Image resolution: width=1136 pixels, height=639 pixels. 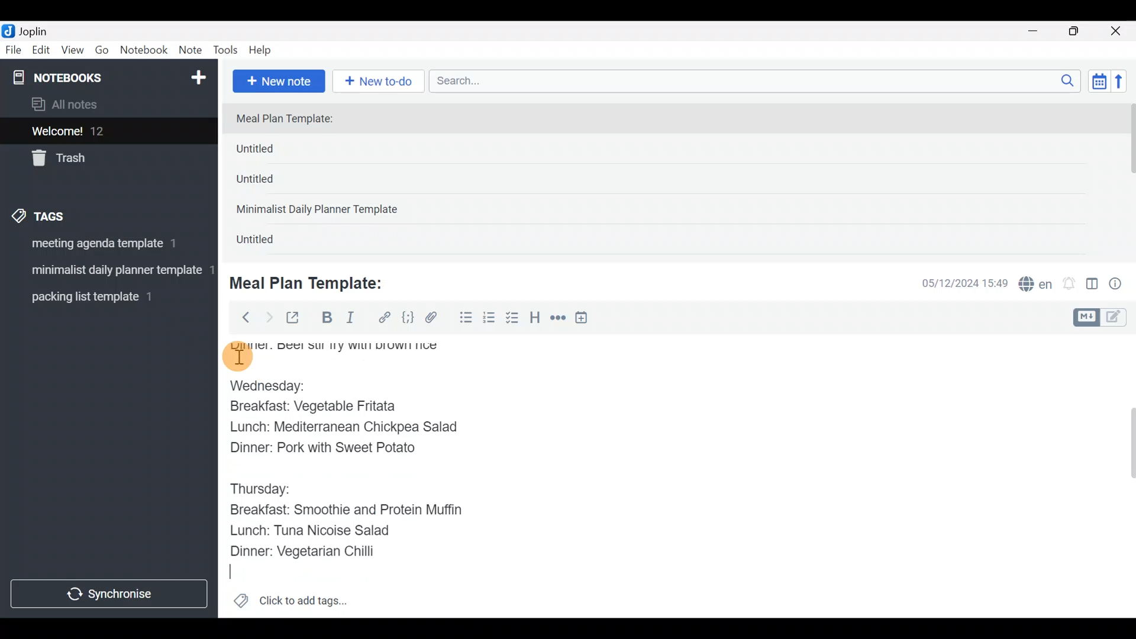 What do you see at coordinates (277, 80) in the screenshot?
I see `New note` at bounding box center [277, 80].